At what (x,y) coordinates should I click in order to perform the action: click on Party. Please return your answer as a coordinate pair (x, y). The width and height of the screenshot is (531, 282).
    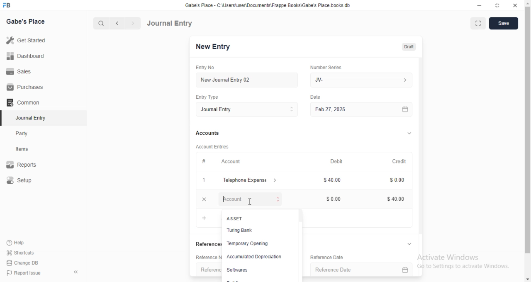
    Looking at the image, I should click on (22, 134).